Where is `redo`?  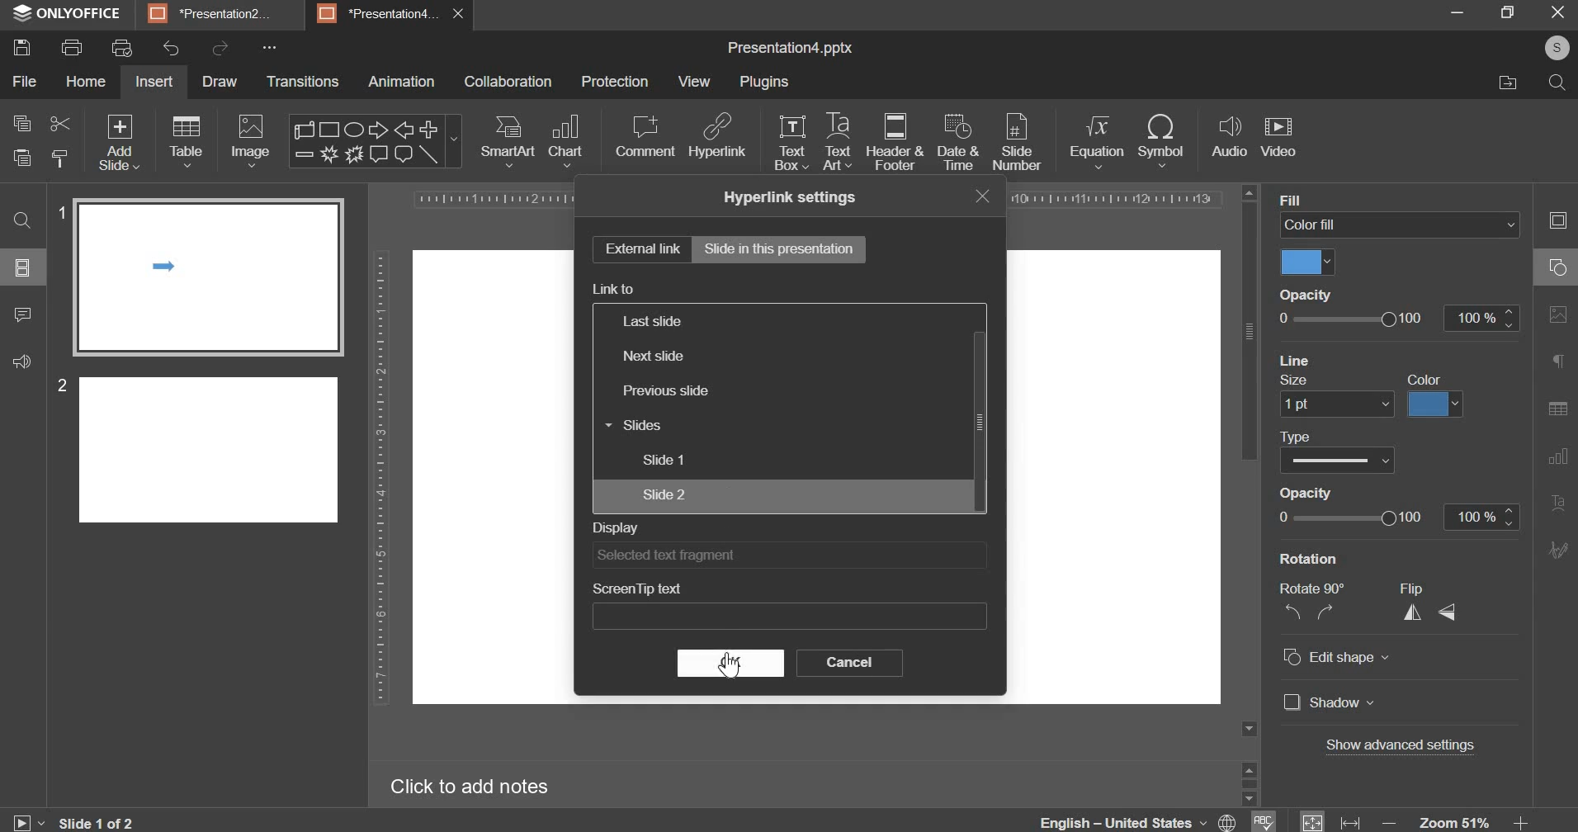
redo is located at coordinates (220, 48).